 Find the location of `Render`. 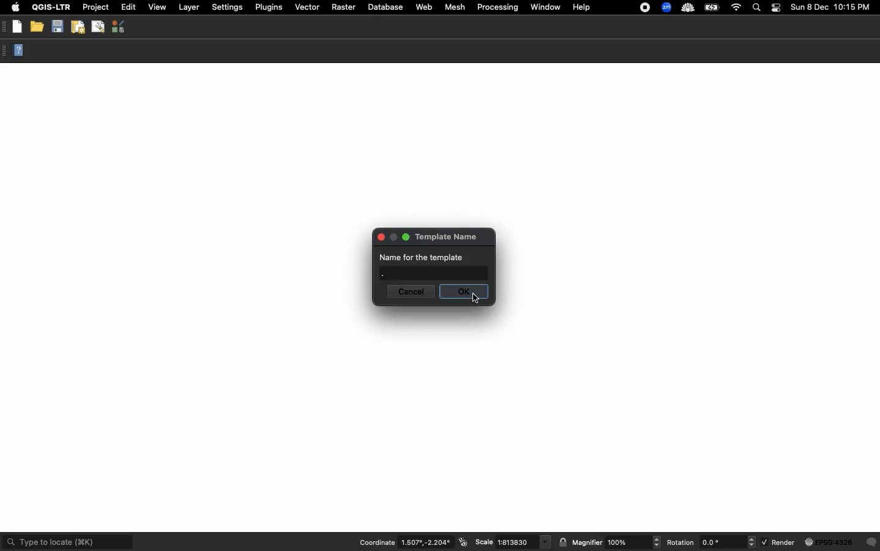

Render is located at coordinates (778, 542).